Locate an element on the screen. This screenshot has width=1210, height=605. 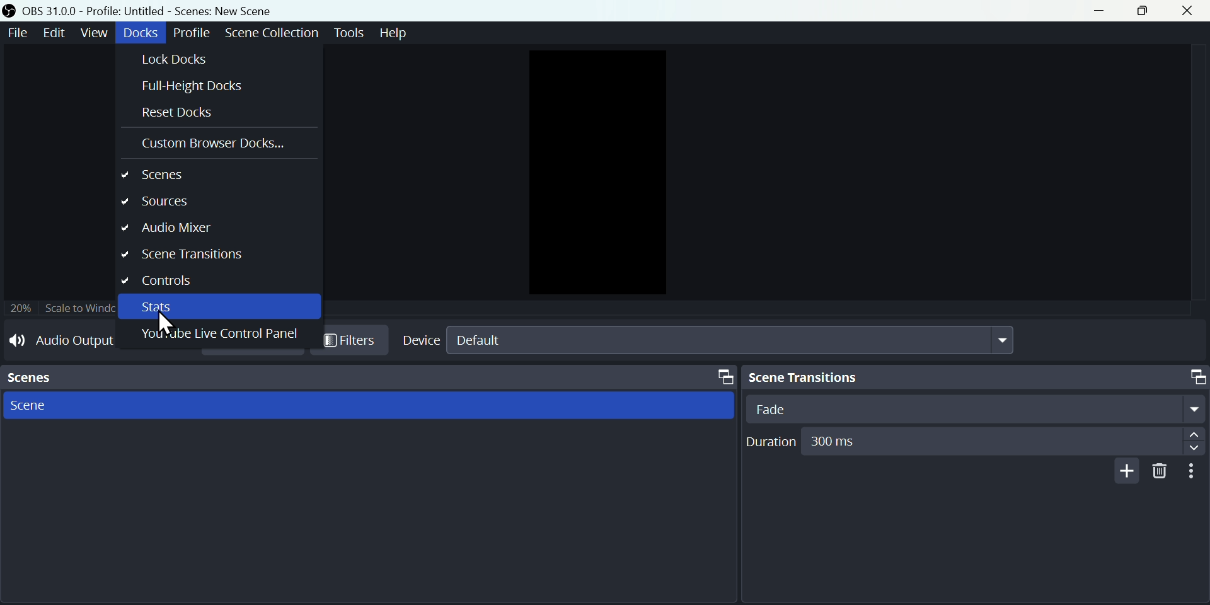
help is located at coordinates (398, 33).